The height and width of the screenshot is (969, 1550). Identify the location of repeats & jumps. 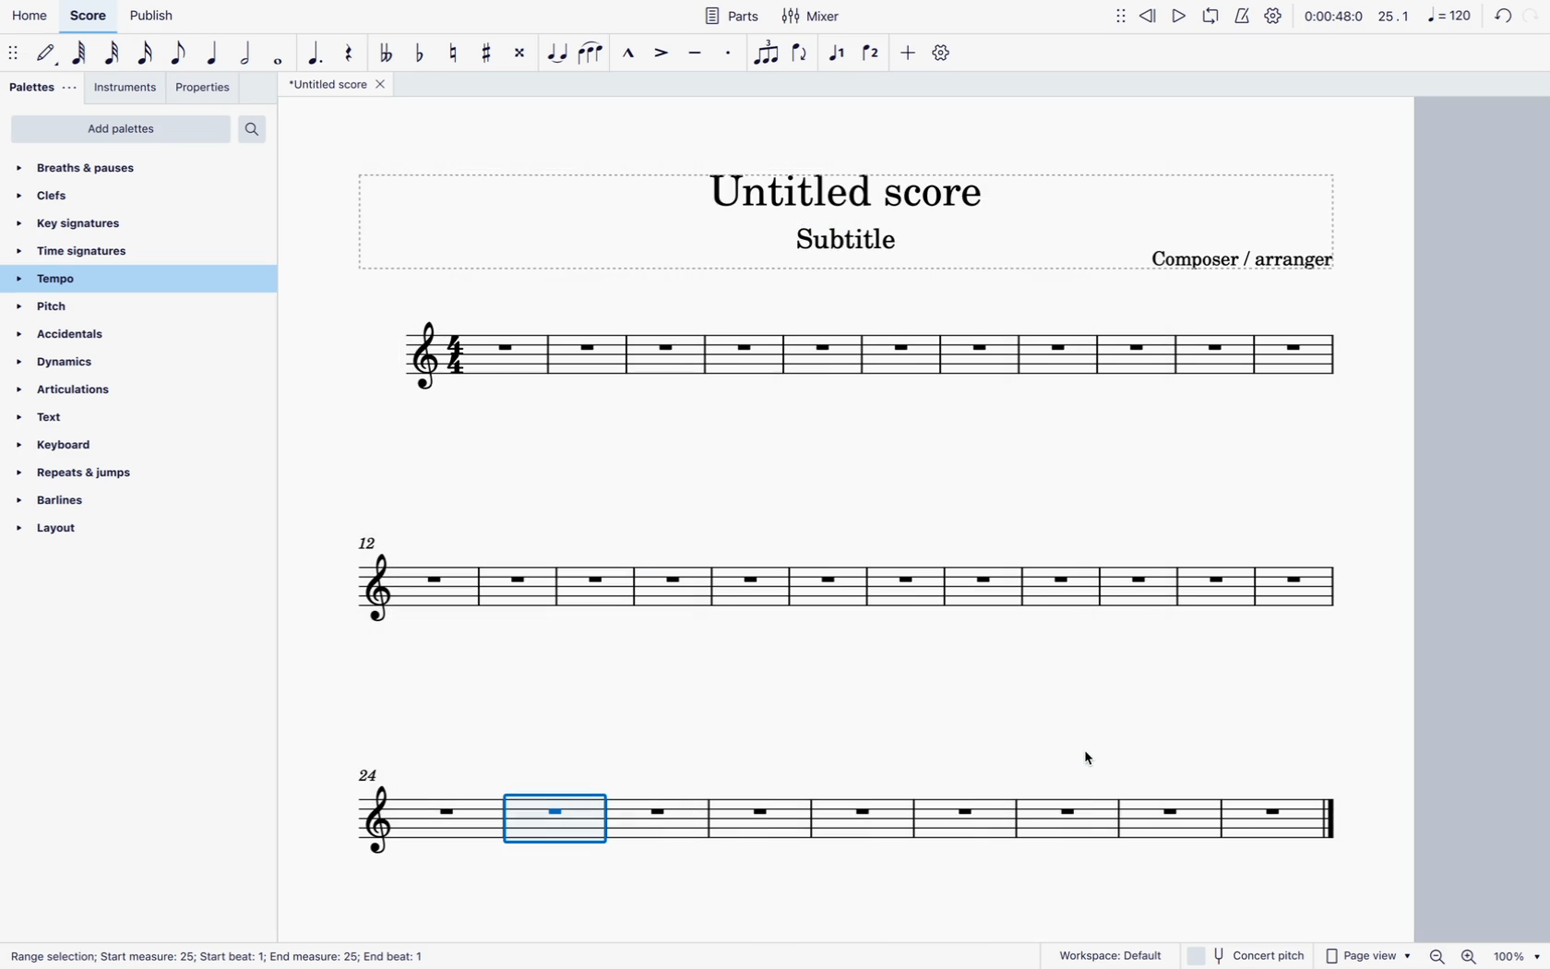
(84, 472).